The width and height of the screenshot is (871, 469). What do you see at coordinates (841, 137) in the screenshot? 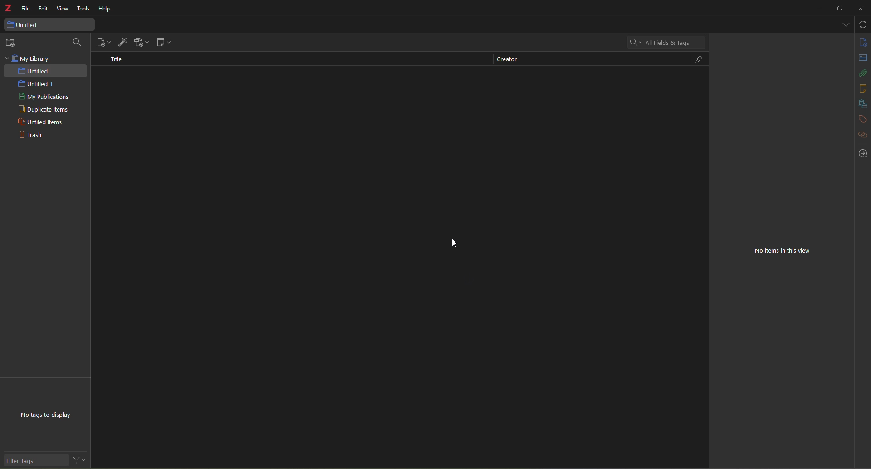
I see `add` at bounding box center [841, 137].